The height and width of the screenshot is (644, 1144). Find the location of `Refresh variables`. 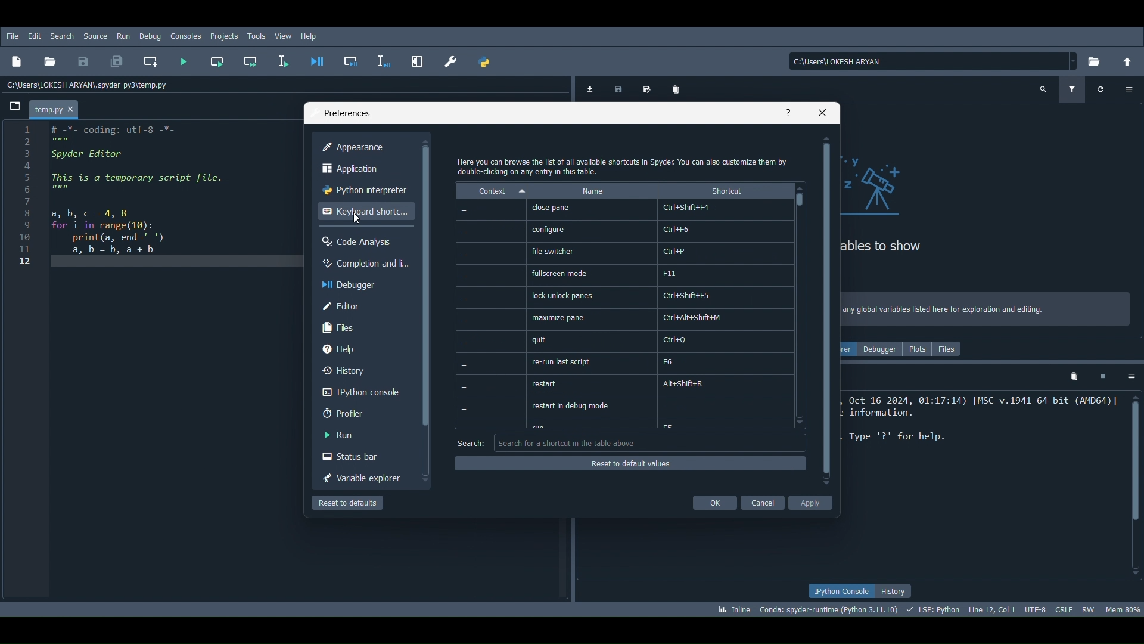

Refresh variables is located at coordinates (1102, 88).